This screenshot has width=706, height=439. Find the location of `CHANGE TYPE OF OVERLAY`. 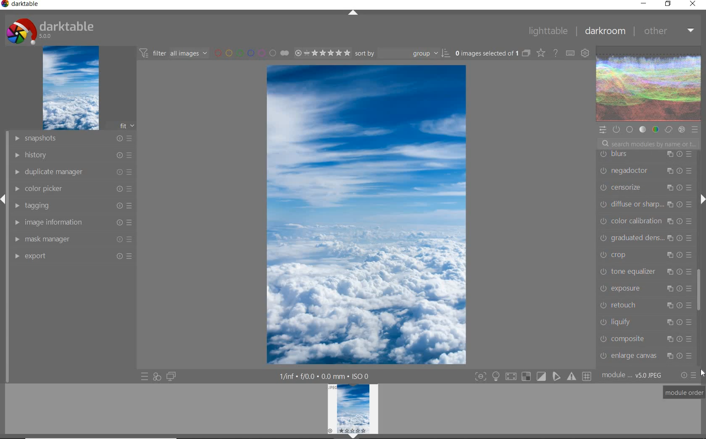

CHANGE TYPE OF OVERLAY is located at coordinates (540, 54).